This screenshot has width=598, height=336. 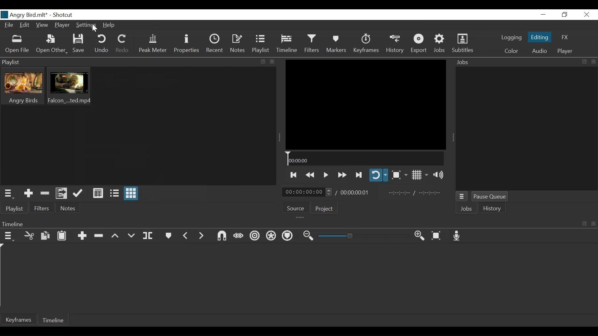 What do you see at coordinates (366, 158) in the screenshot?
I see `Timeline` at bounding box center [366, 158].